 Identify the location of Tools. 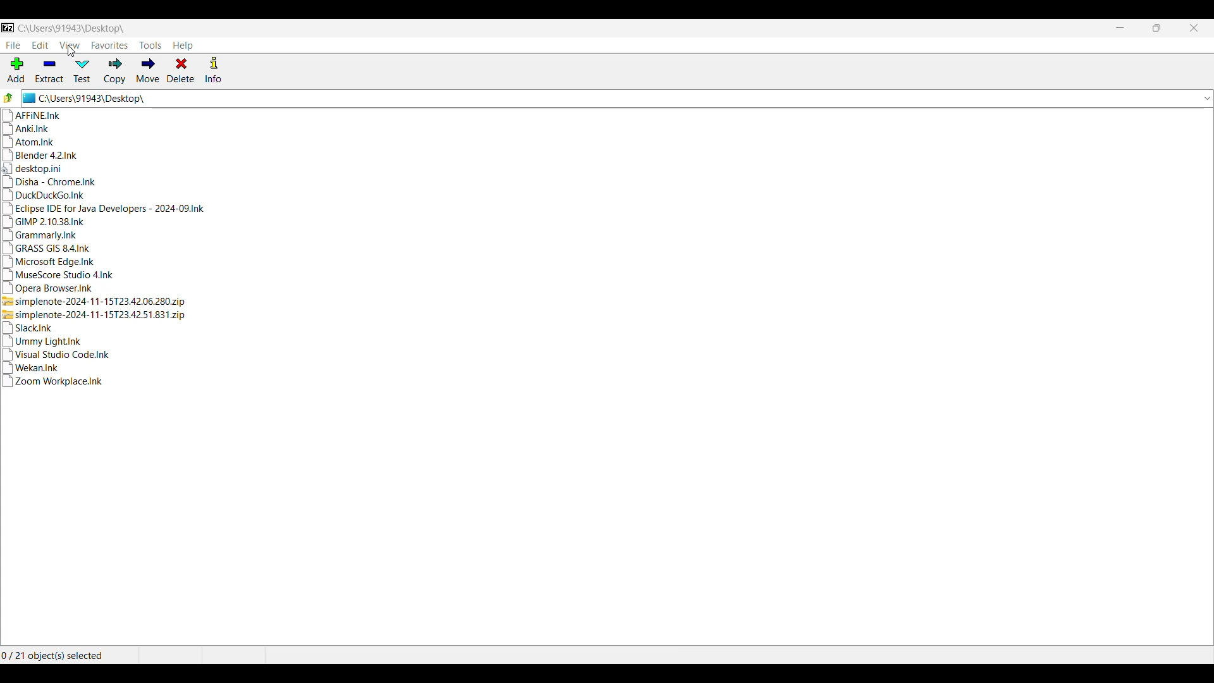
(150, 46).